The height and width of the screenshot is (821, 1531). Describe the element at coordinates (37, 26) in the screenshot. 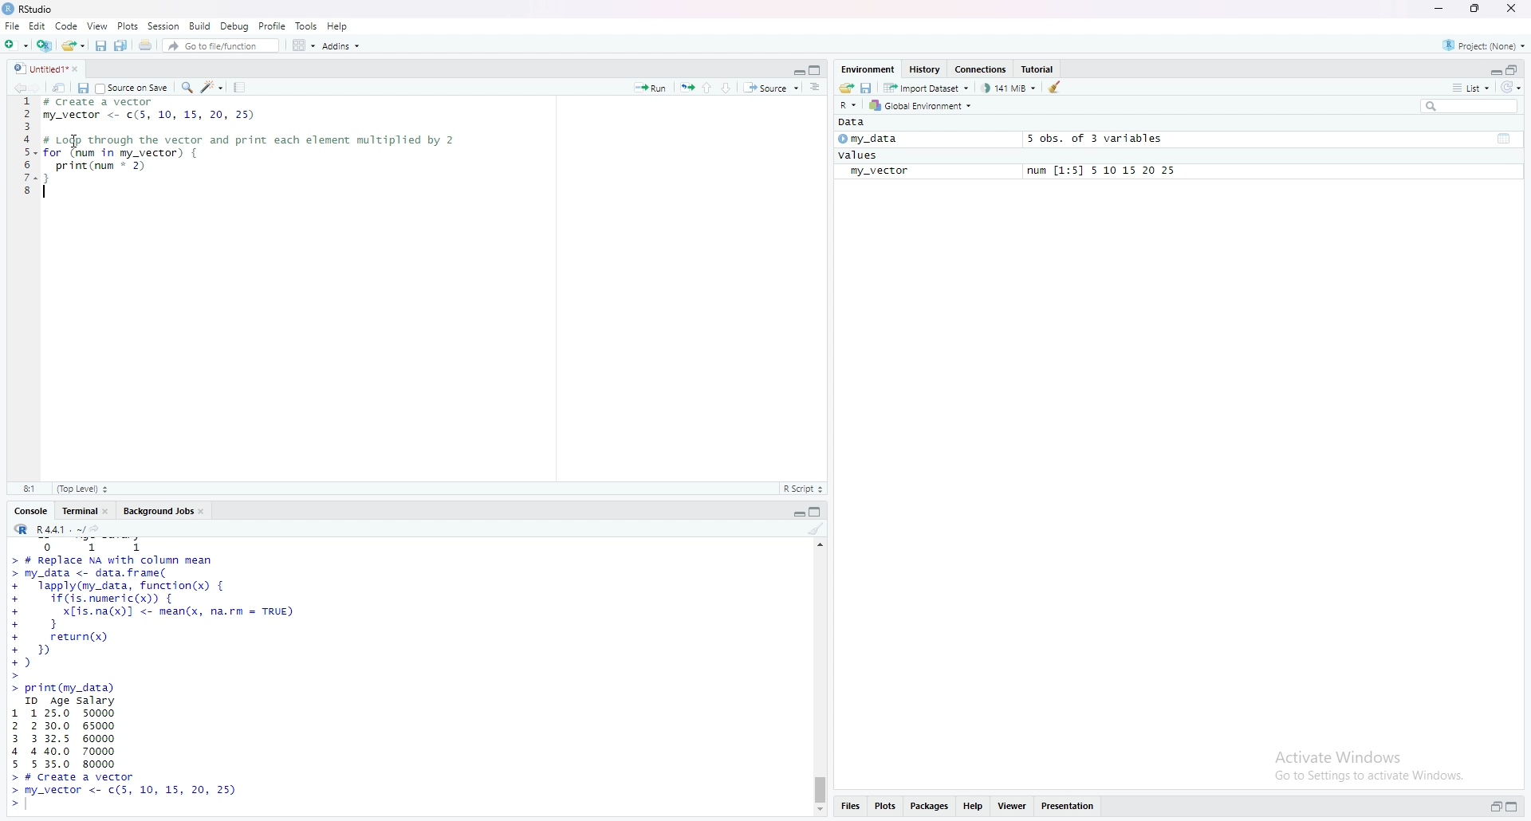

I see `Edit` at that location.